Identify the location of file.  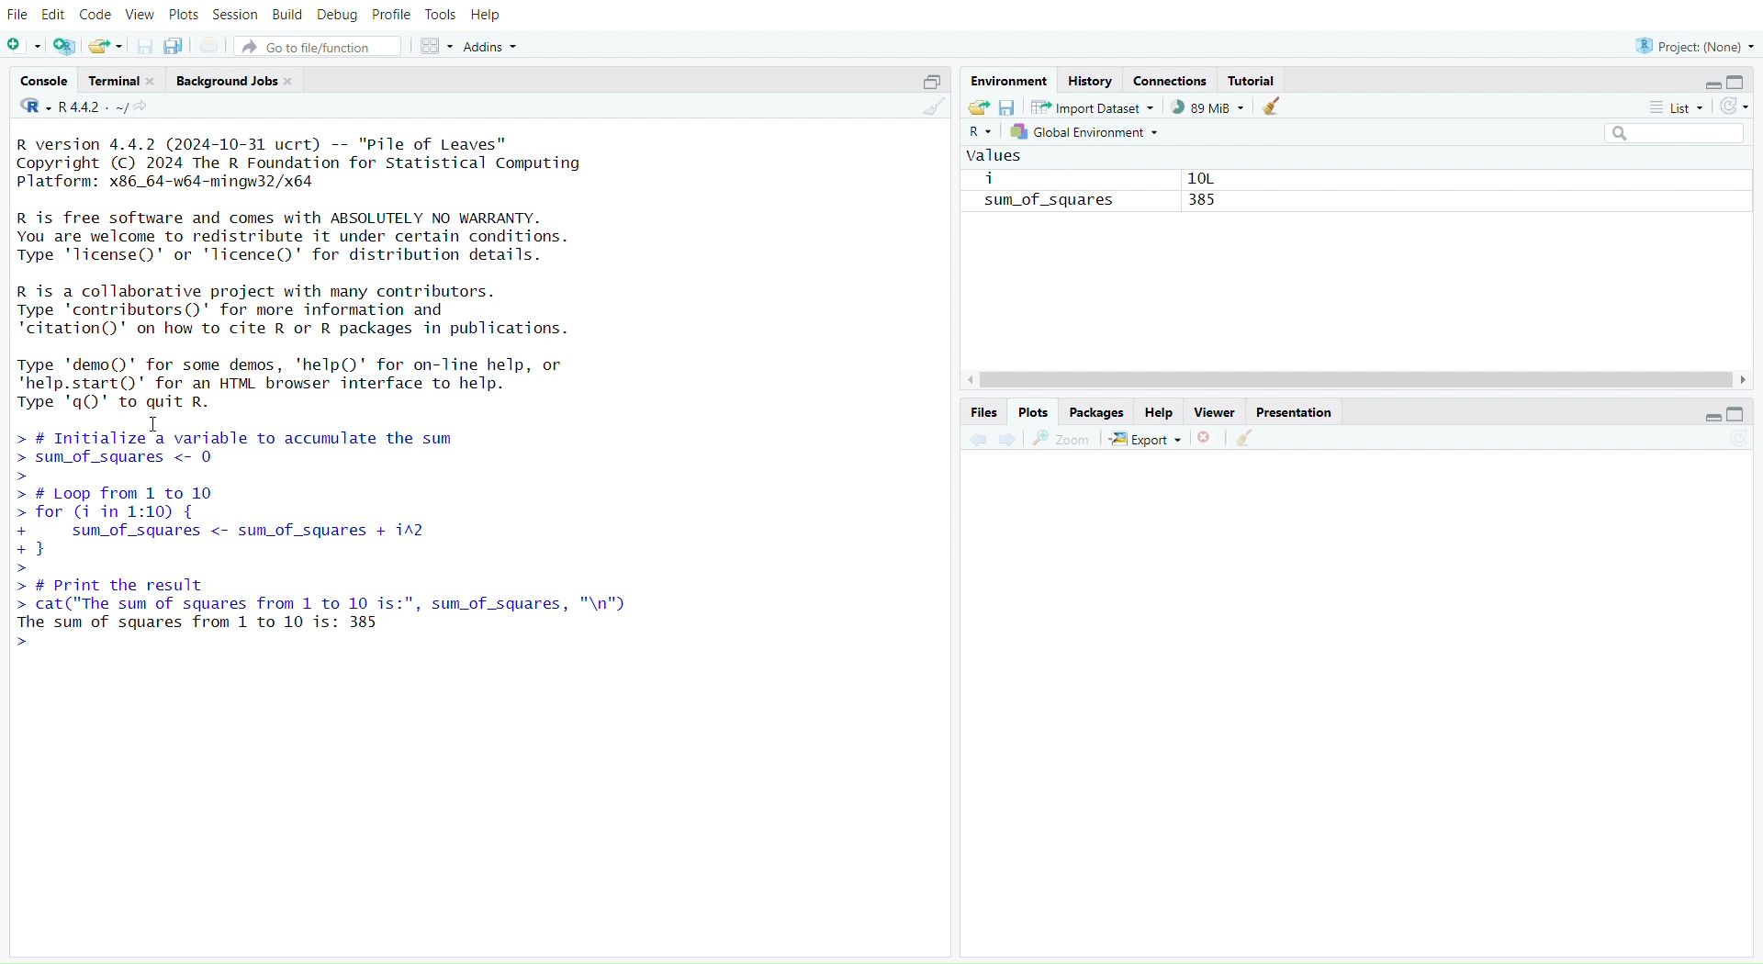
(21, 15).